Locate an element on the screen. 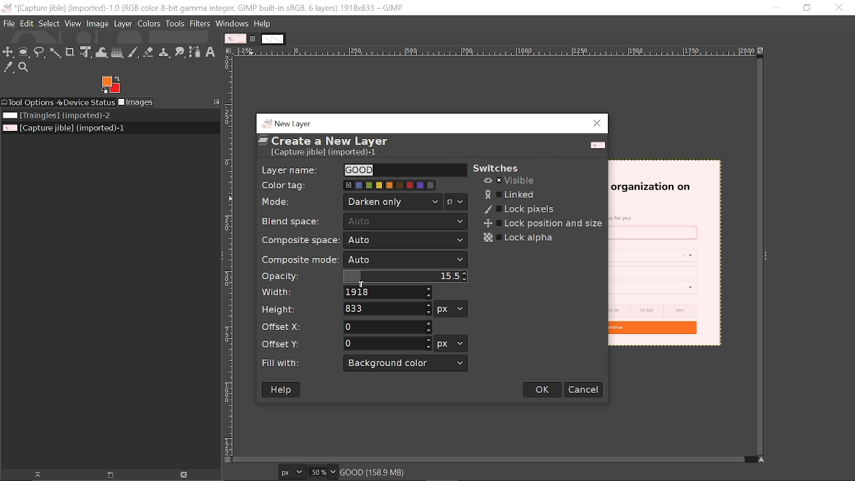 This screenshot has height=481, width=855. minimize is located at coordinates (772, 7).